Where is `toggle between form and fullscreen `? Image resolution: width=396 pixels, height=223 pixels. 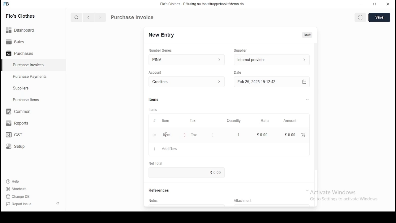 toggle between form and fullscreen  is located at coordinates (361, 18).